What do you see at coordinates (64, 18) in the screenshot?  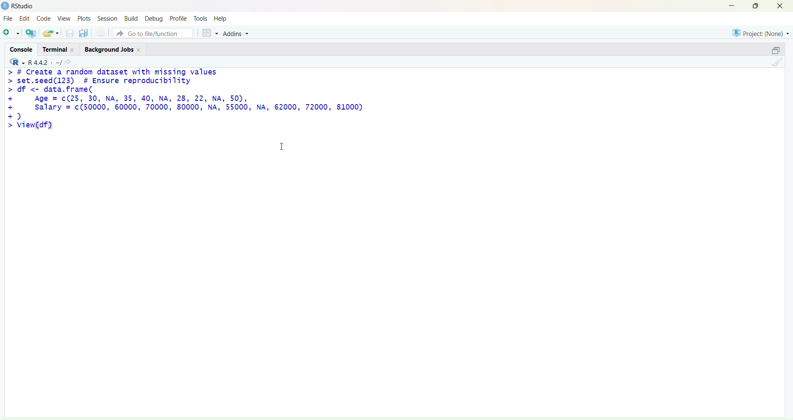 I see `view` at bounding box center [64, 18].